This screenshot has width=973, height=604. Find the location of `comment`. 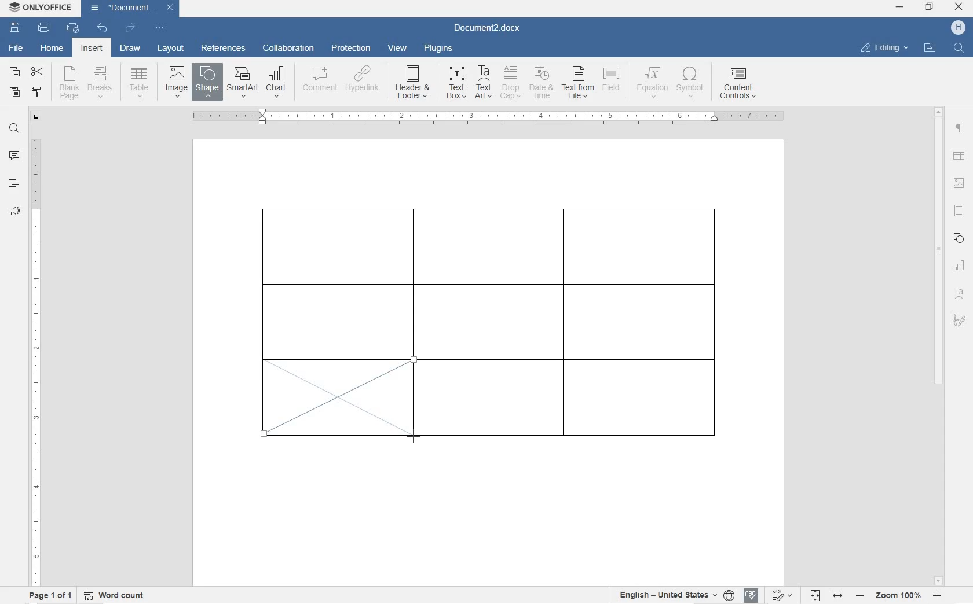

comment is located at coordinates (14, 156).